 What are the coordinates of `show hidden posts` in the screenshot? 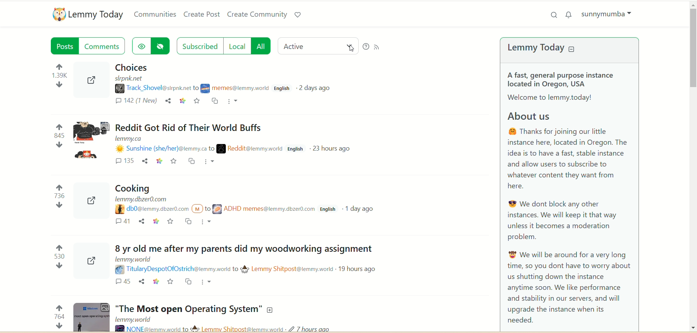 It's located at (141, 45).